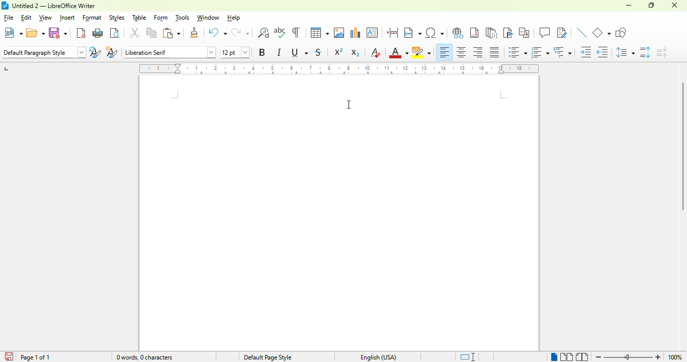 This screenshot has width=687, height=362. I want to click on clear direct formatting, so click(376, 52).